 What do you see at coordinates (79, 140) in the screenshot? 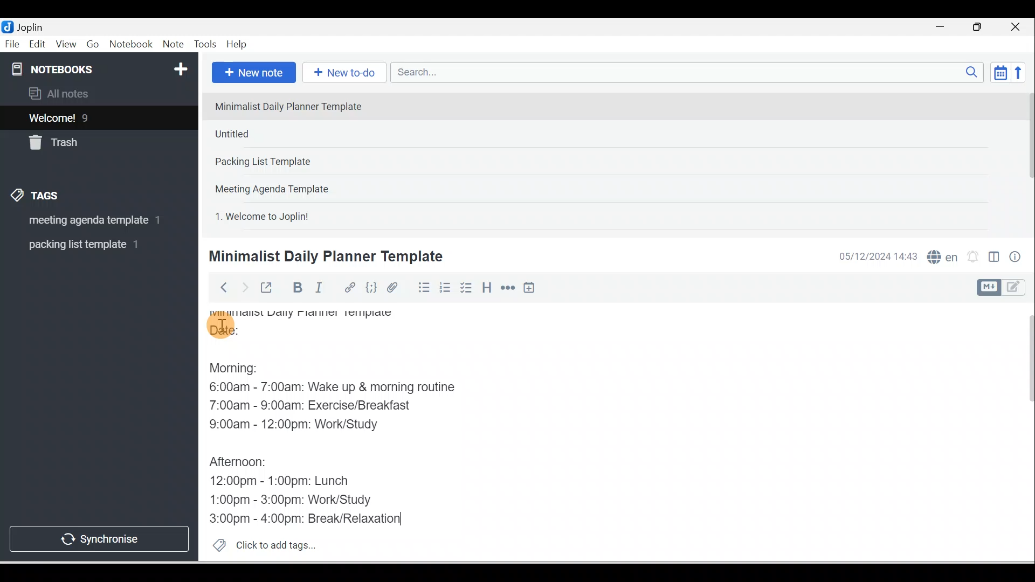
I see `Trash` at bounding box center [79, 140].